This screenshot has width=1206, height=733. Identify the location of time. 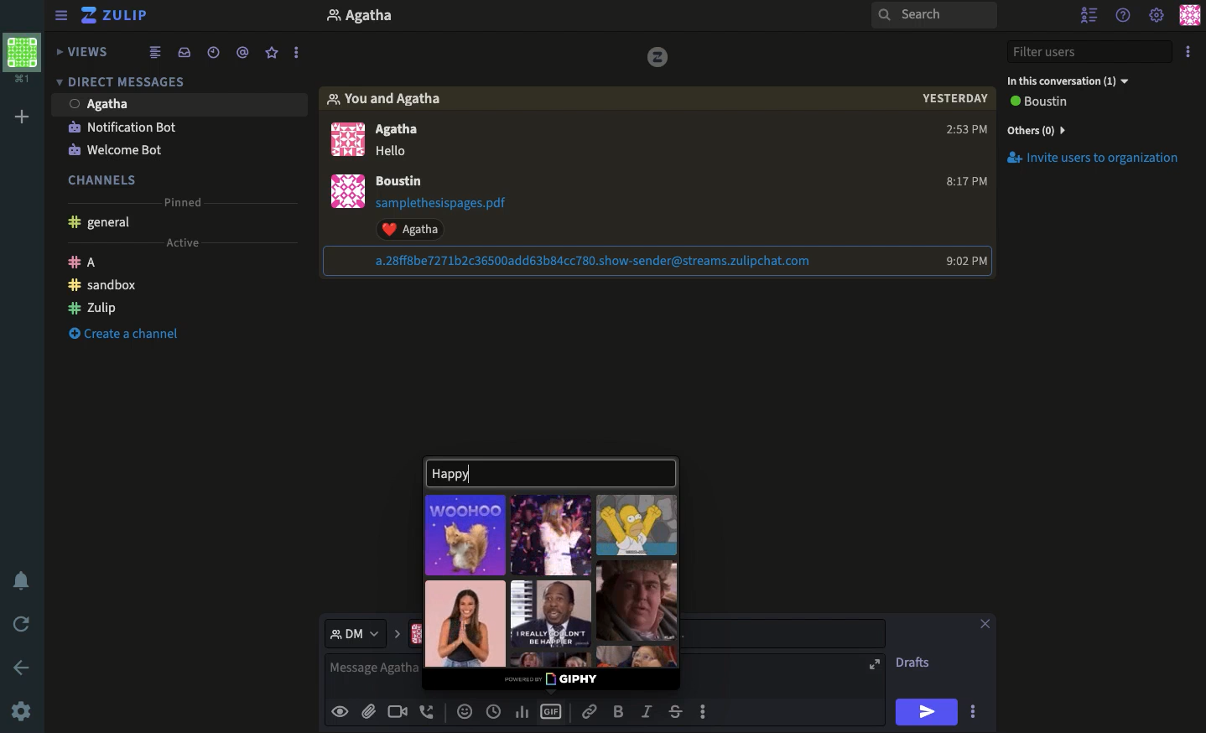
(960, 132).